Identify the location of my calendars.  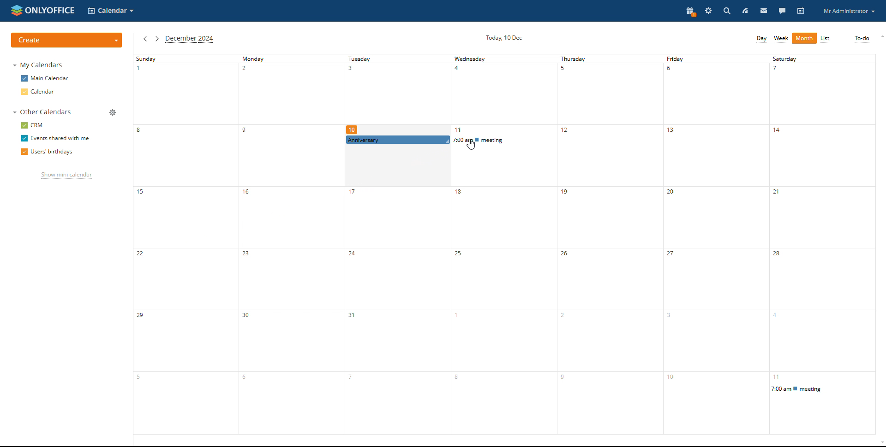
(38, 65).